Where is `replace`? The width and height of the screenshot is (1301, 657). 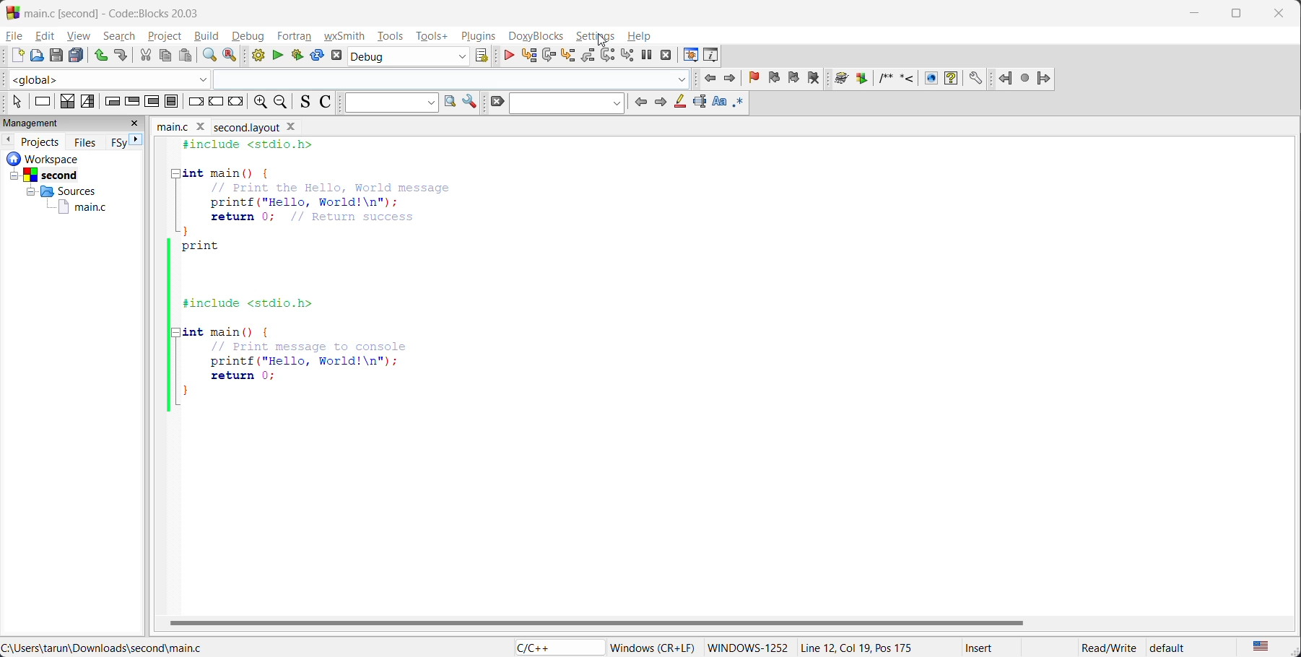
replace is located at coordinates (230, 54).